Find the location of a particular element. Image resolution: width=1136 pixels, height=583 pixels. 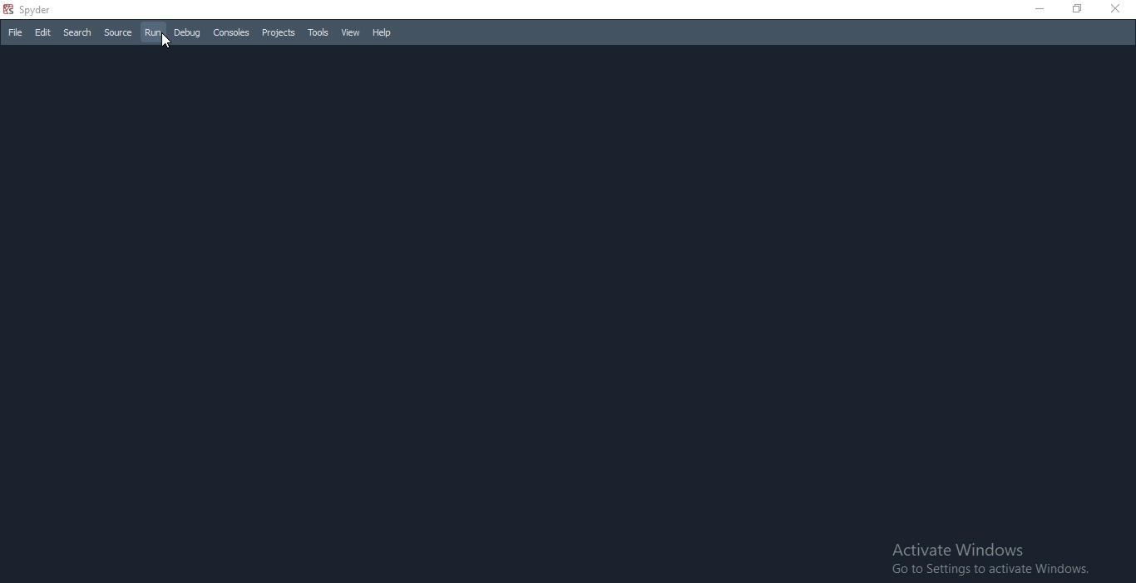

Activate Windows
Go to Settings to activate Windows. is located at coordinates (979, 559).